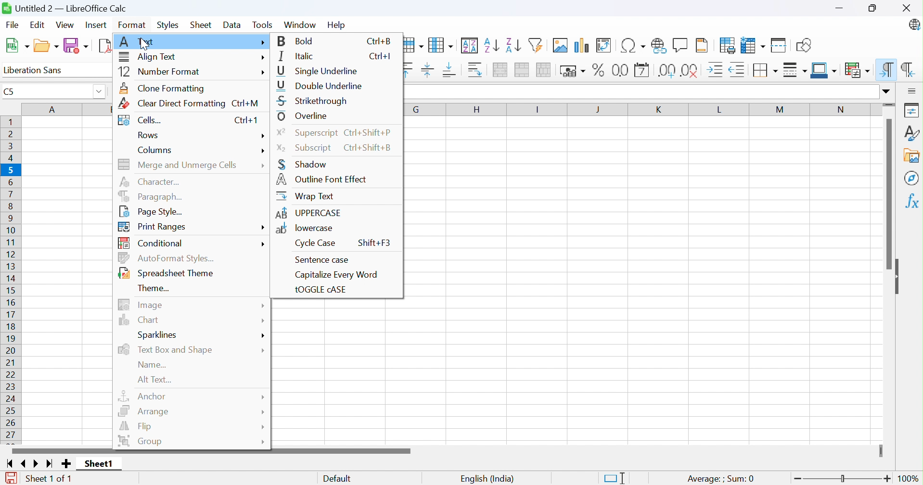 Image resolution: width=923 pixels, height=485 pixels. Describe the element at coordinates (155, 227) in the screenshot. I see `Print ranges` at that location.